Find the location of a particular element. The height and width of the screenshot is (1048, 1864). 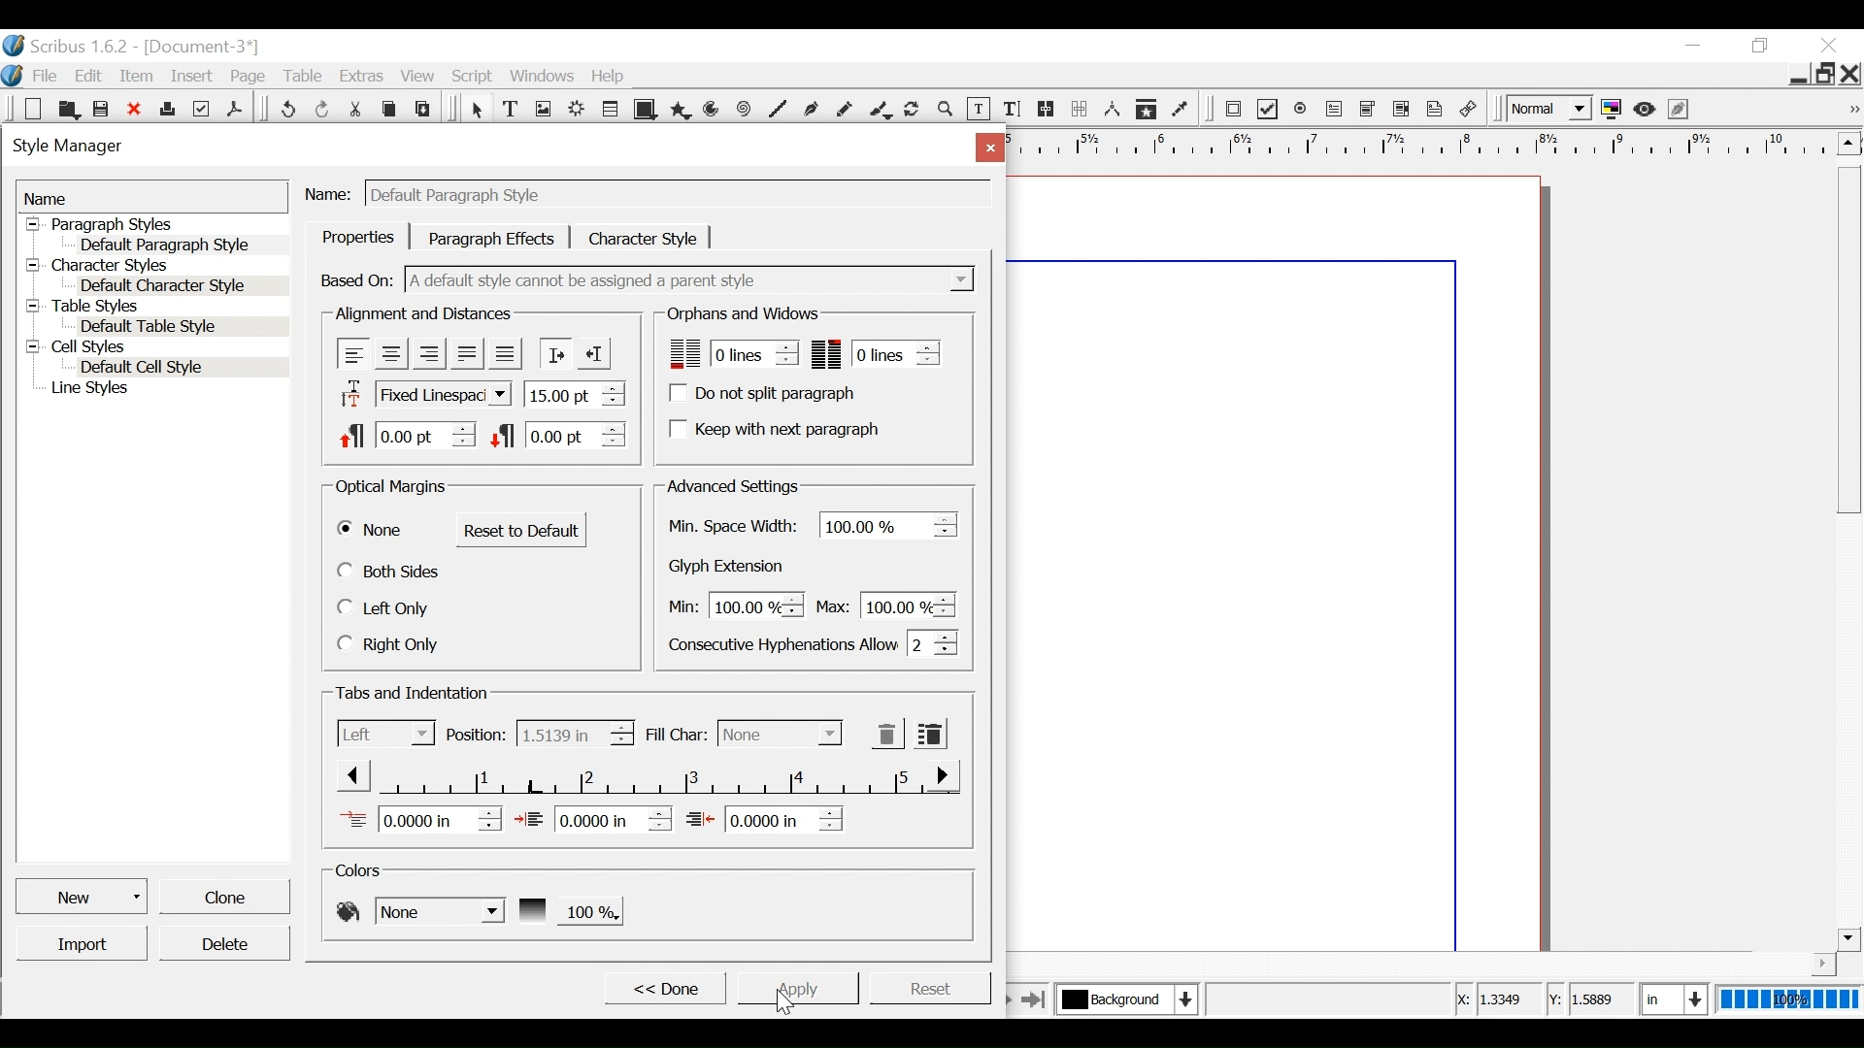

Paste is located at coordinates (426, 108).